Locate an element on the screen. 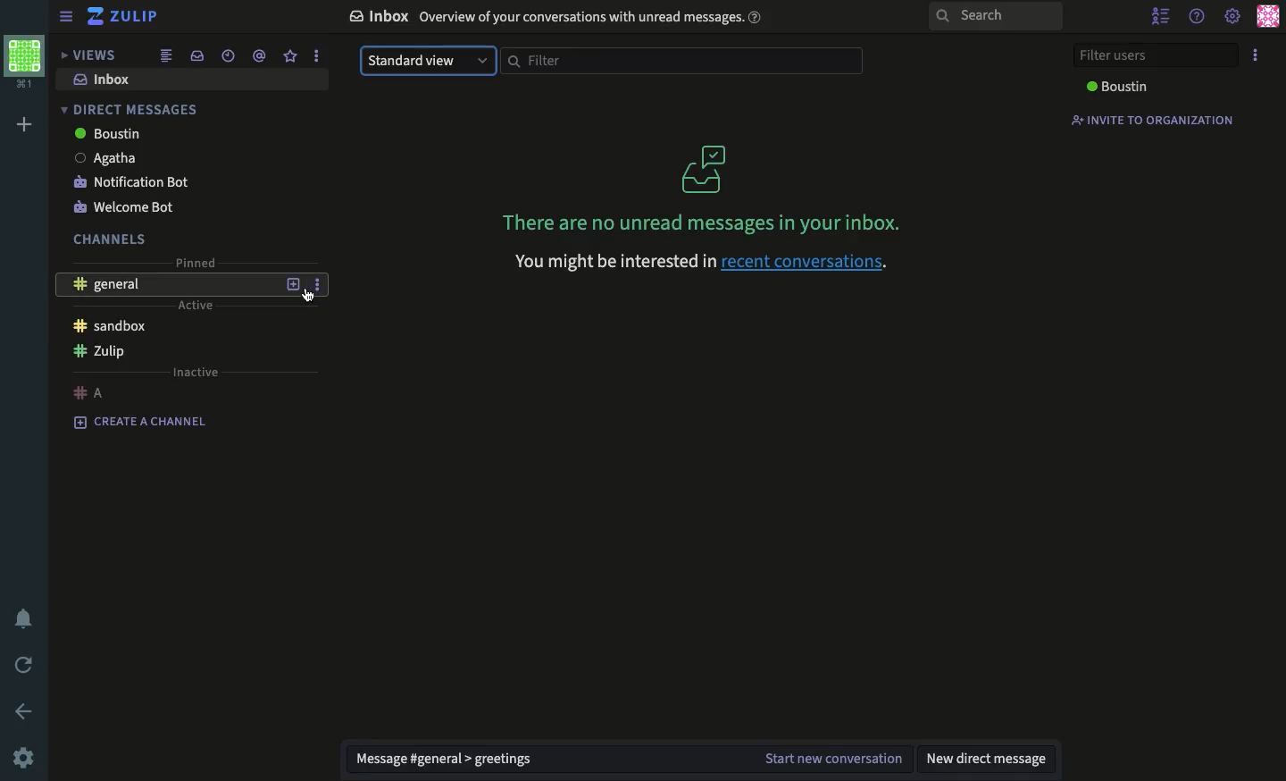 The image size is (1286, 781). options is located at coordinates (316, 282).